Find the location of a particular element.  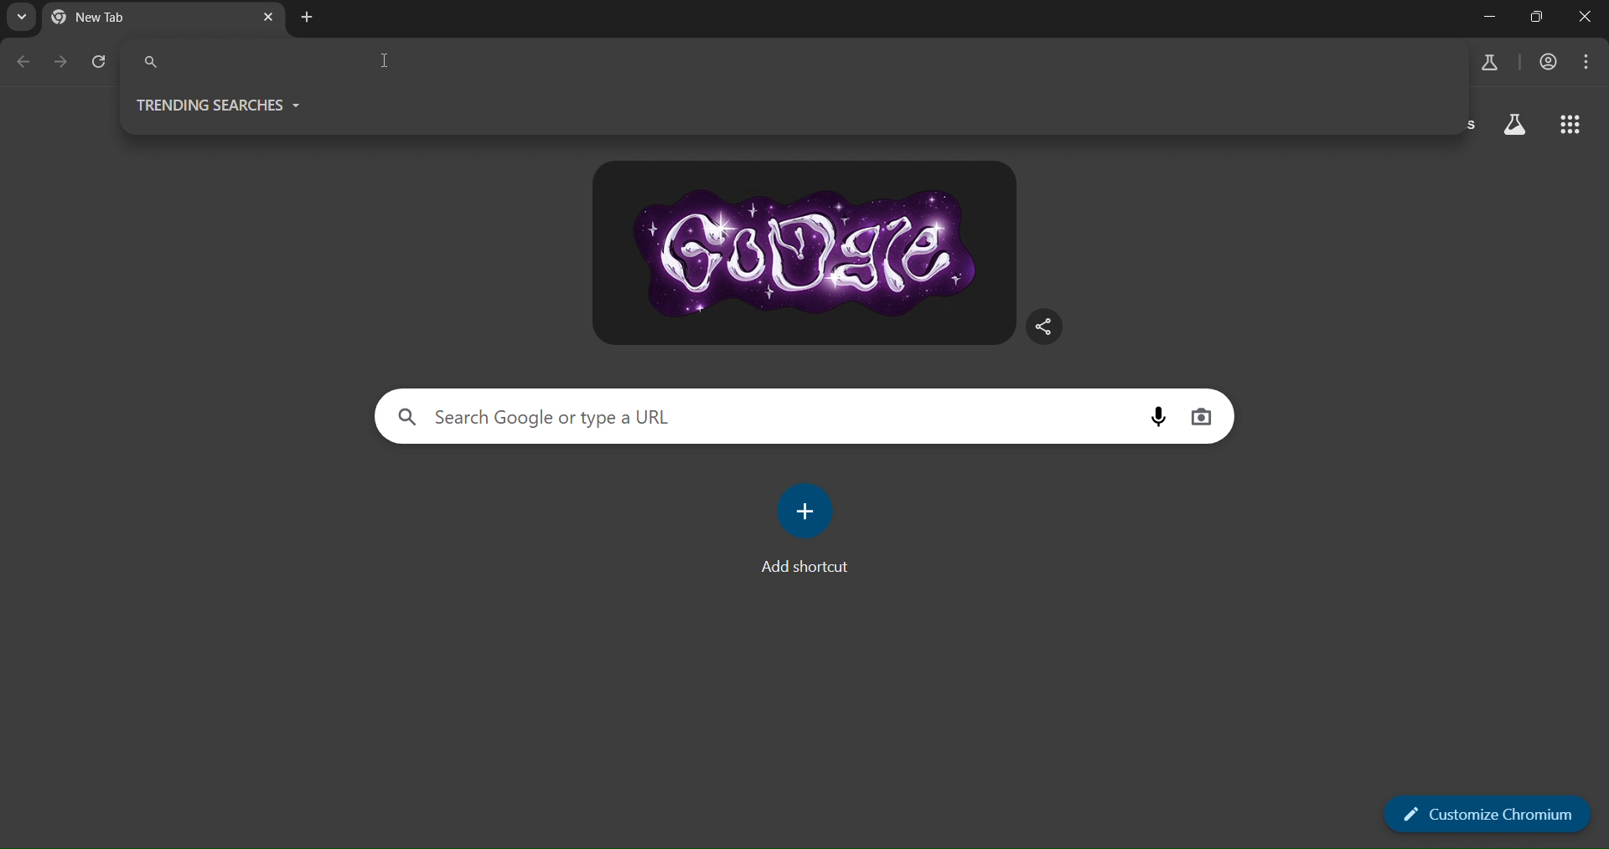

close is located at coordinates (1580, 23).